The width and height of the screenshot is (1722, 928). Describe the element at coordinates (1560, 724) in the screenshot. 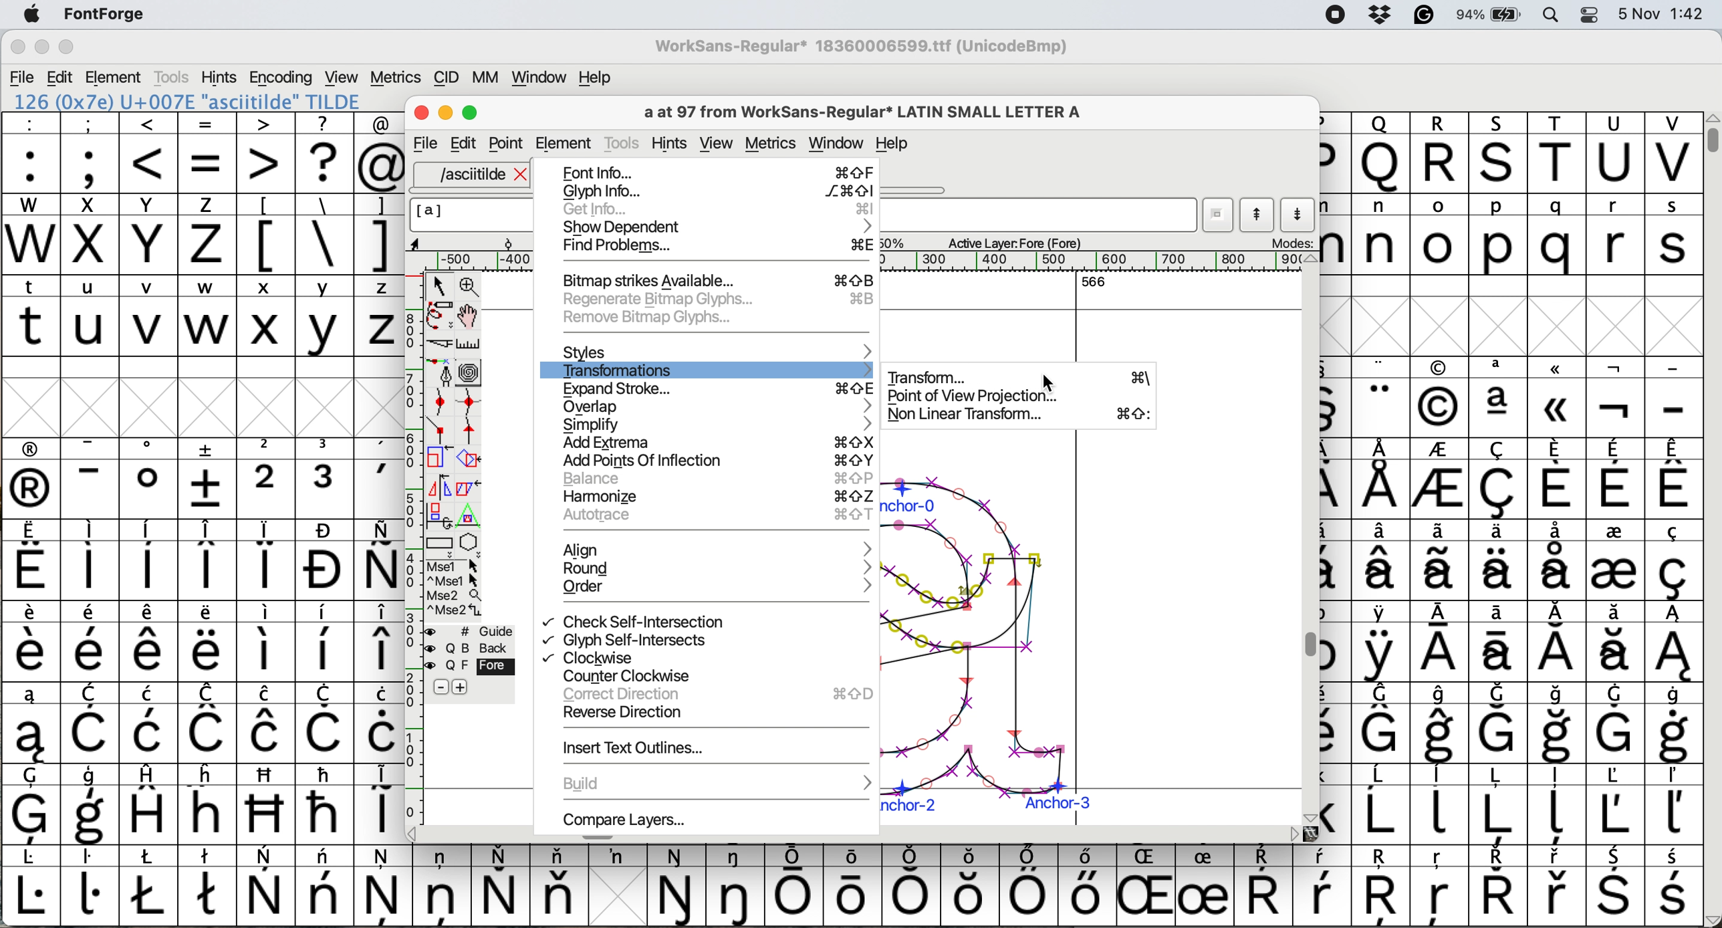

I see `symbol` at that location.